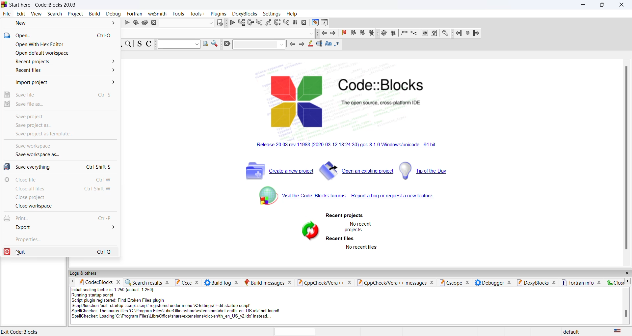 The height and width of the screenshot is (336, 632). I want to click on close, so click(623, 6).